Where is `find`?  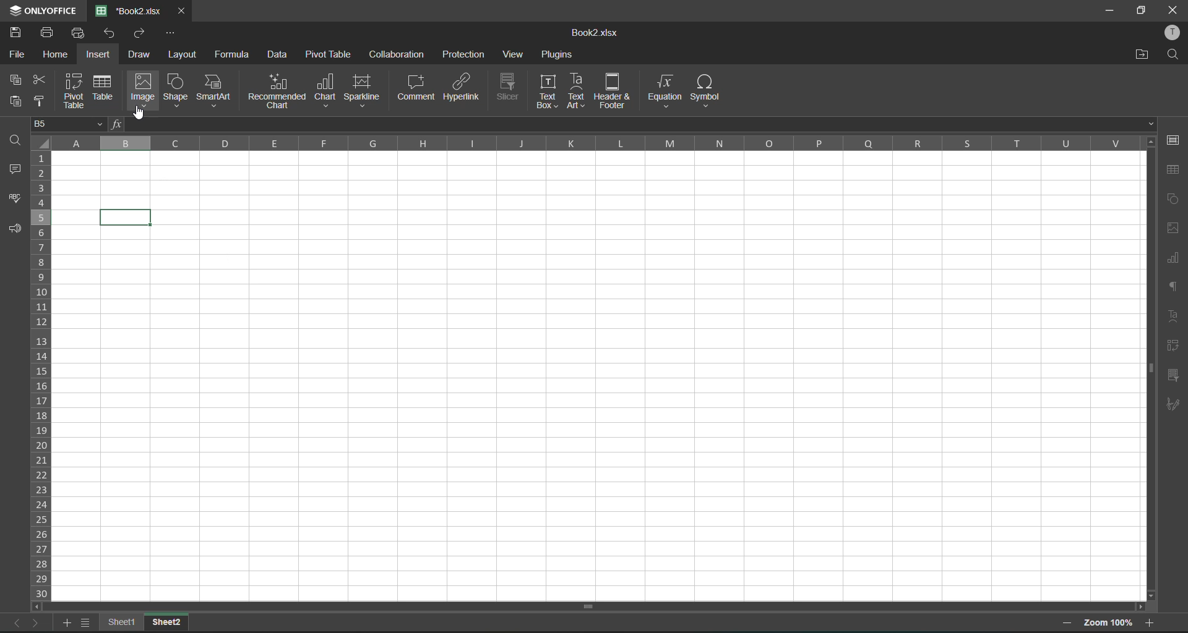
find is located at coordinates (17, 140).